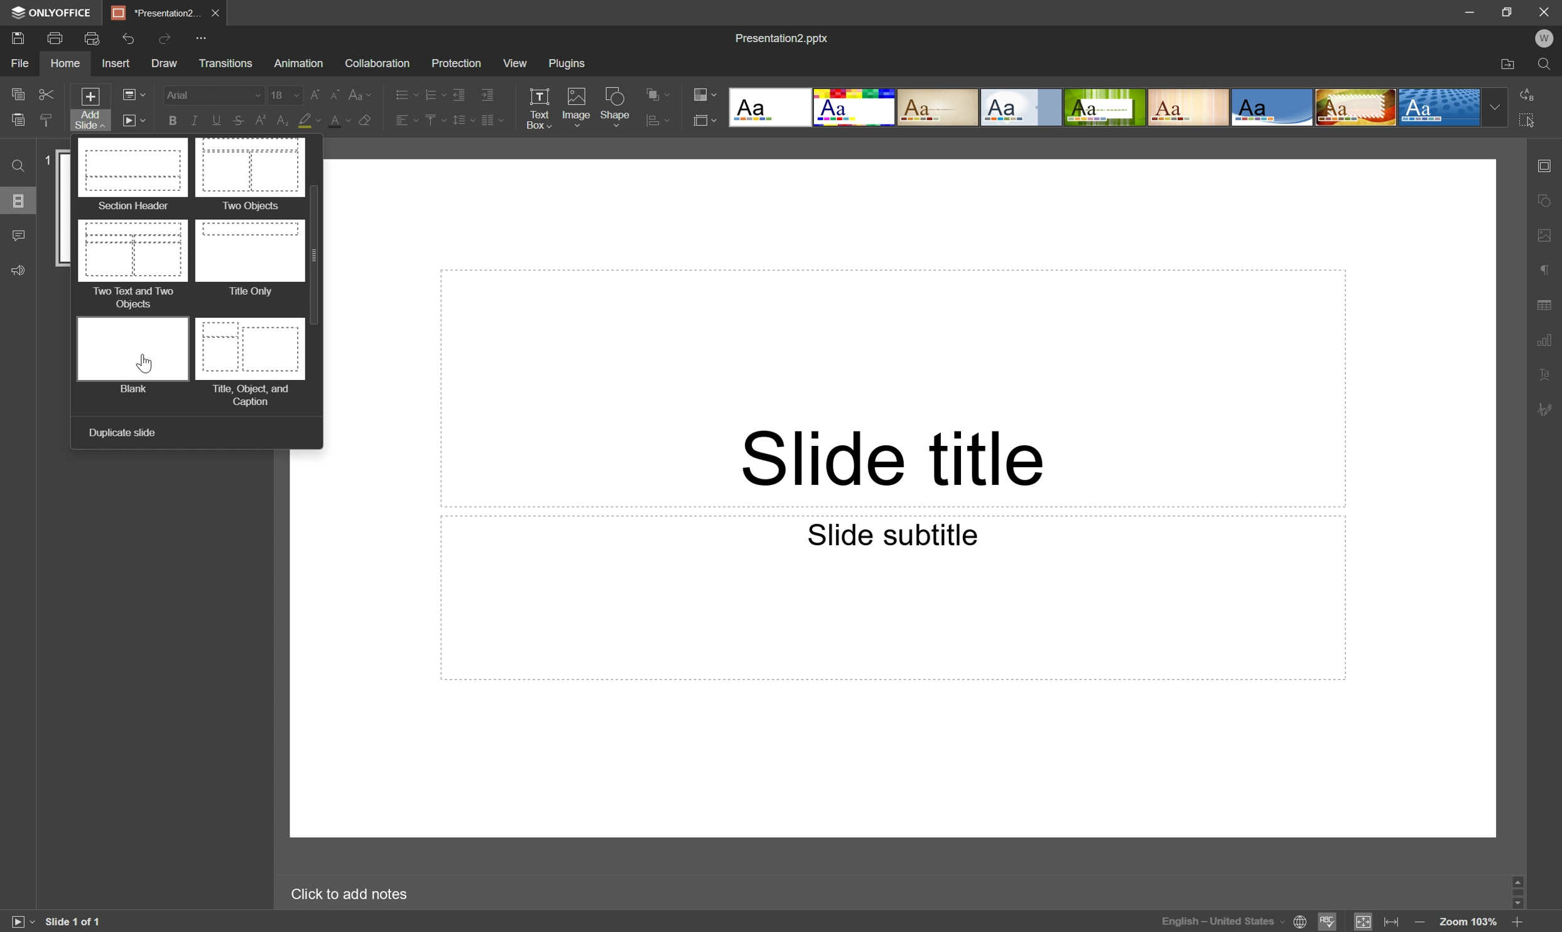  I want to click on Animation, so click(296, 63).